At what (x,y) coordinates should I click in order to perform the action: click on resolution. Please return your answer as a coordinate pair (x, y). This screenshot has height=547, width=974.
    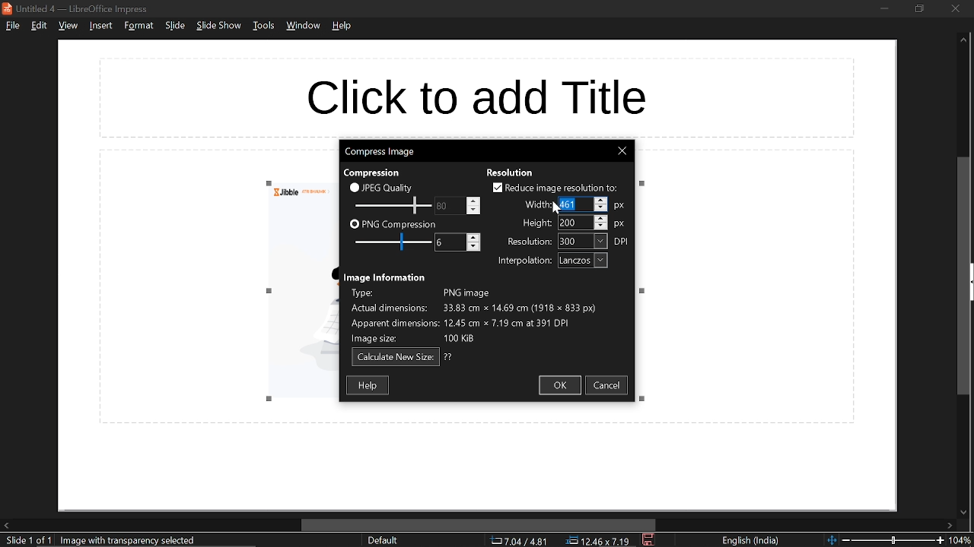
    Looking at the image, I should click on (583, 242).